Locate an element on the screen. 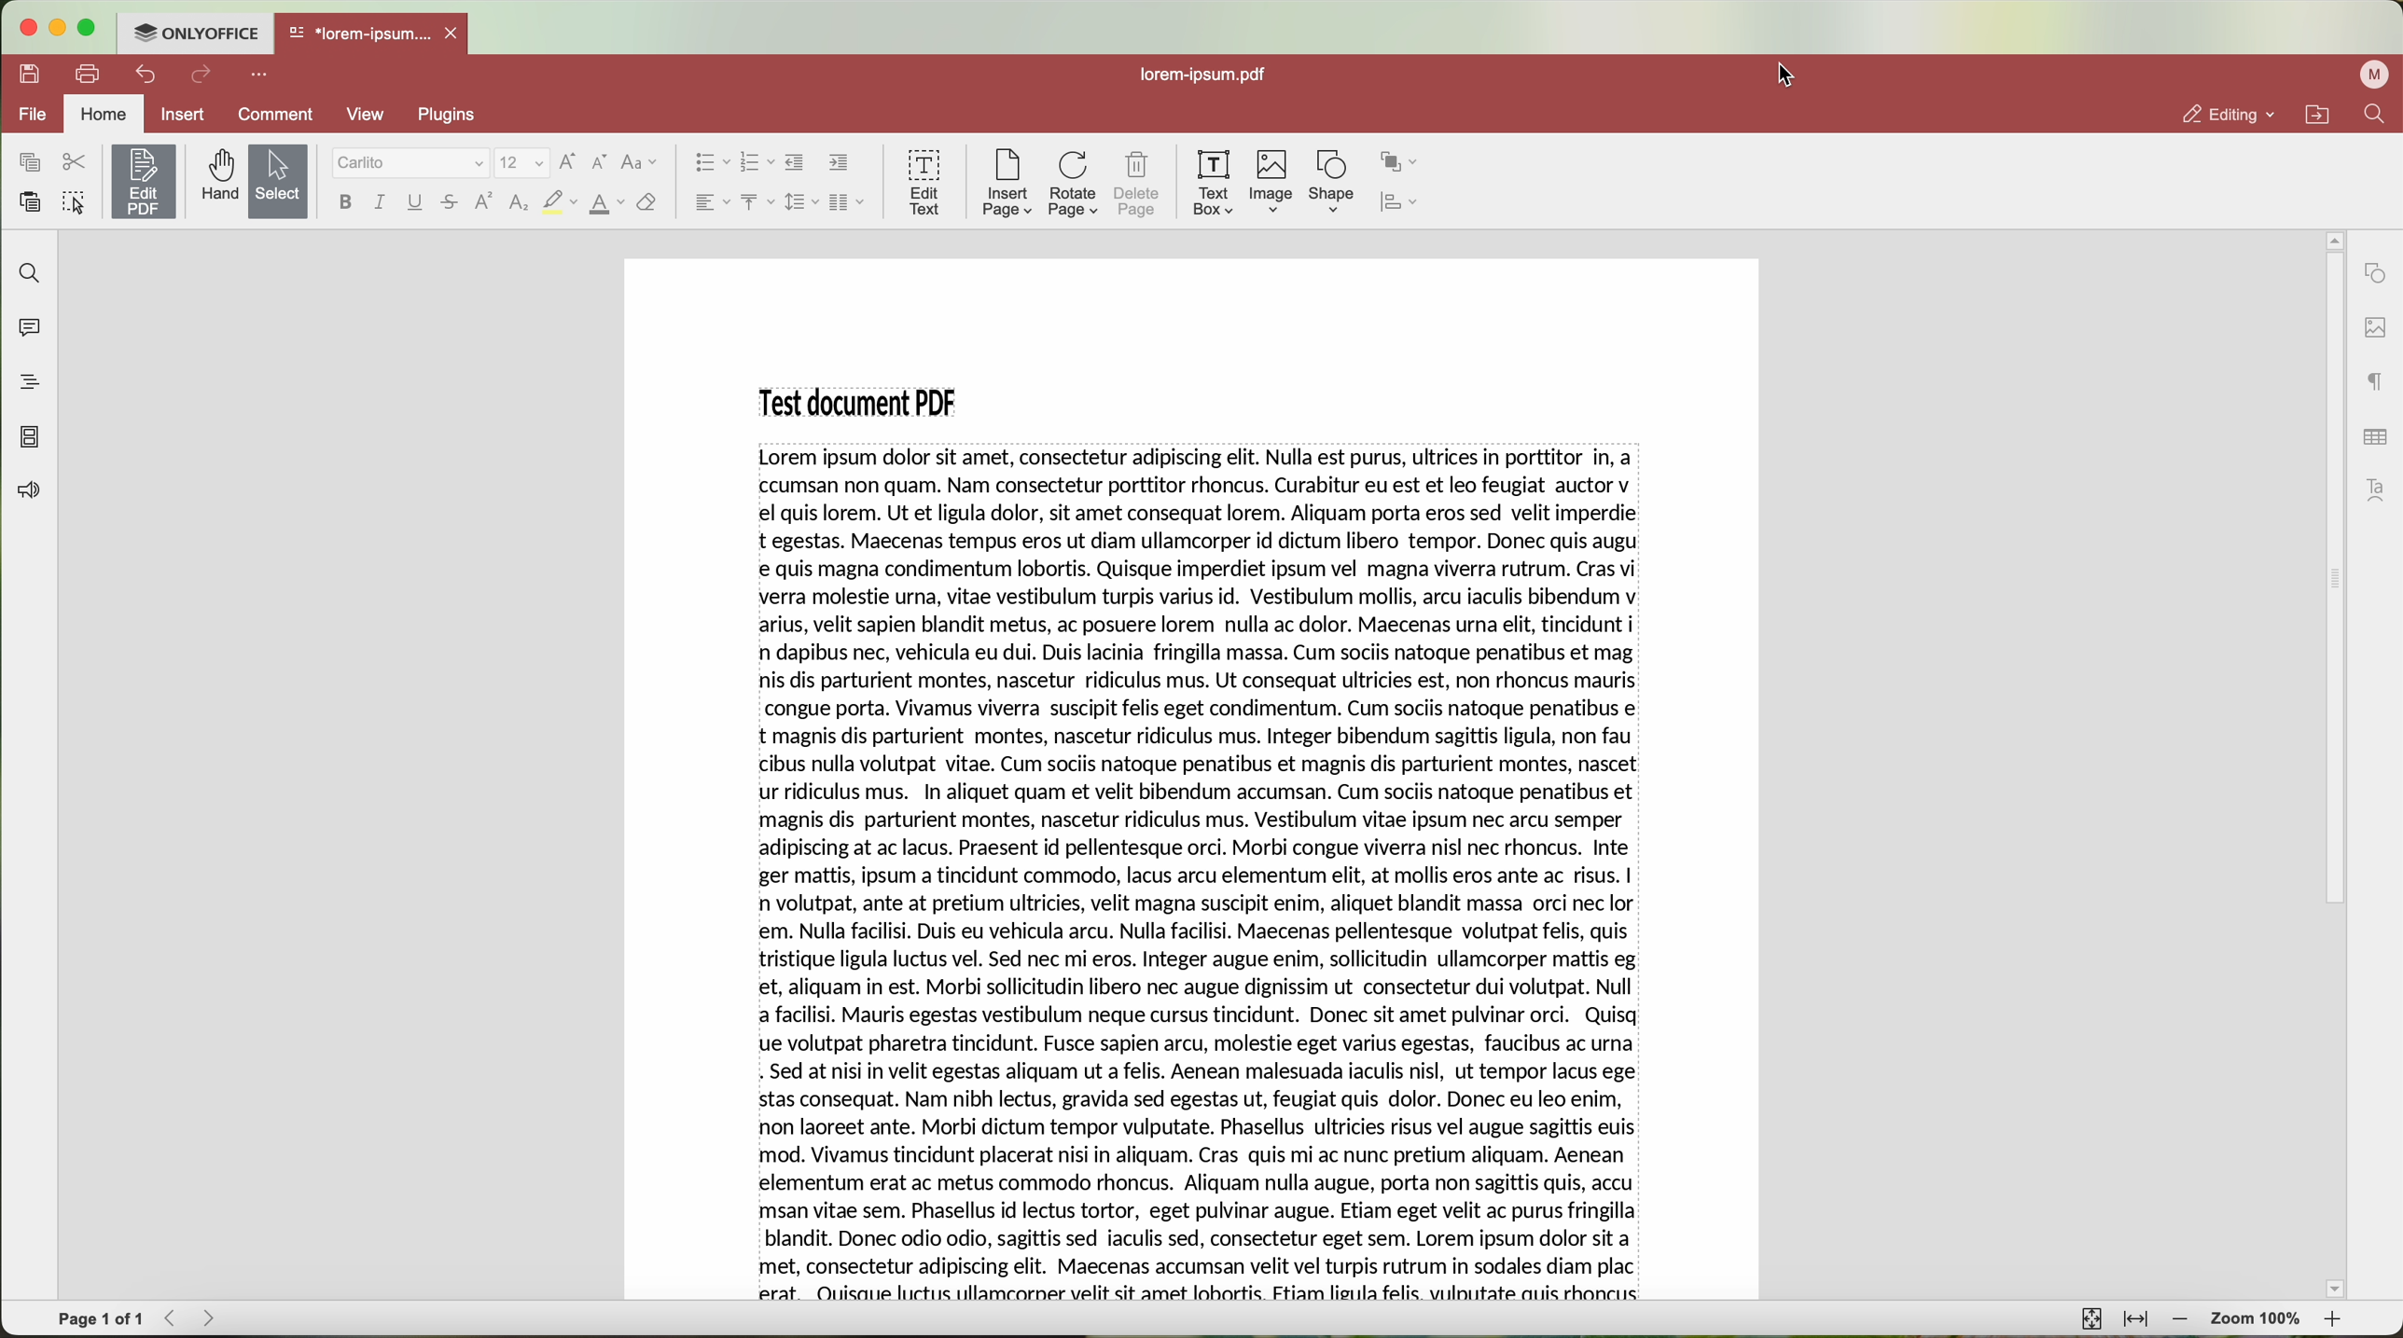  shape is located at coordinates (1329, 184).